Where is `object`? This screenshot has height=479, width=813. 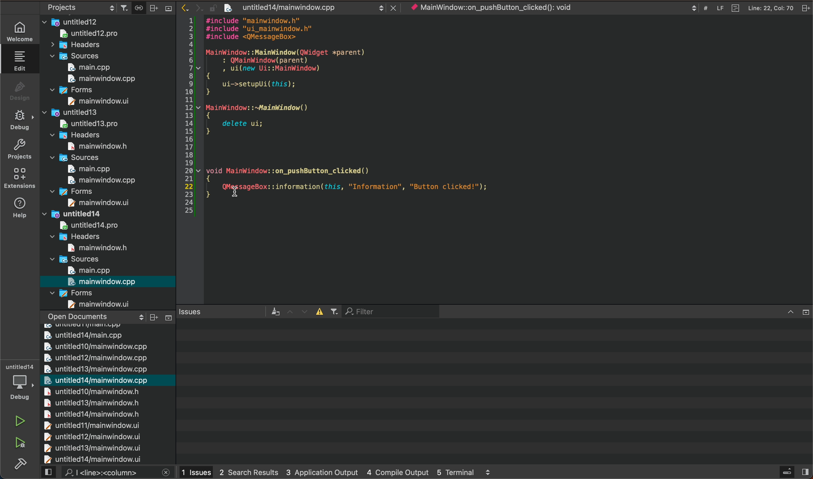
object is located at coordinates (502, 7).